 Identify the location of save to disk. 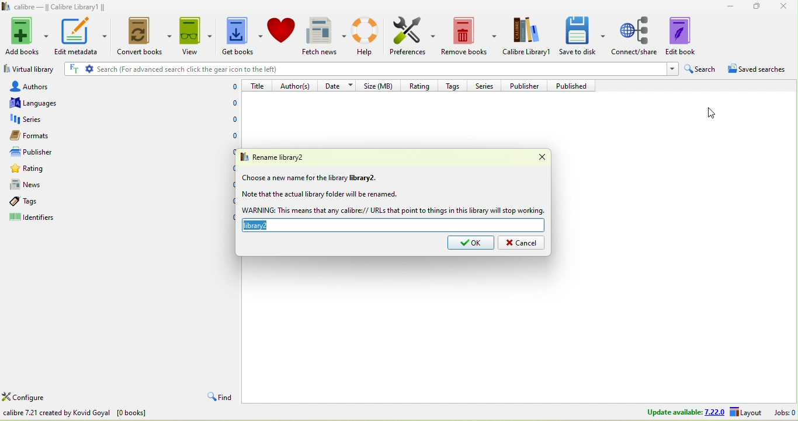
(582, 35).